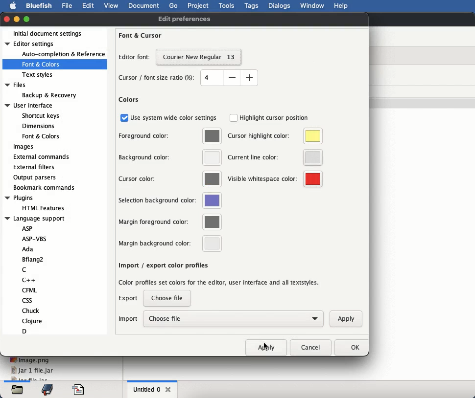 The height and width of the screenshot is (398, 475). Describe the element at coordinates (349, 348) in the screenshot. I see `ok` at that location.